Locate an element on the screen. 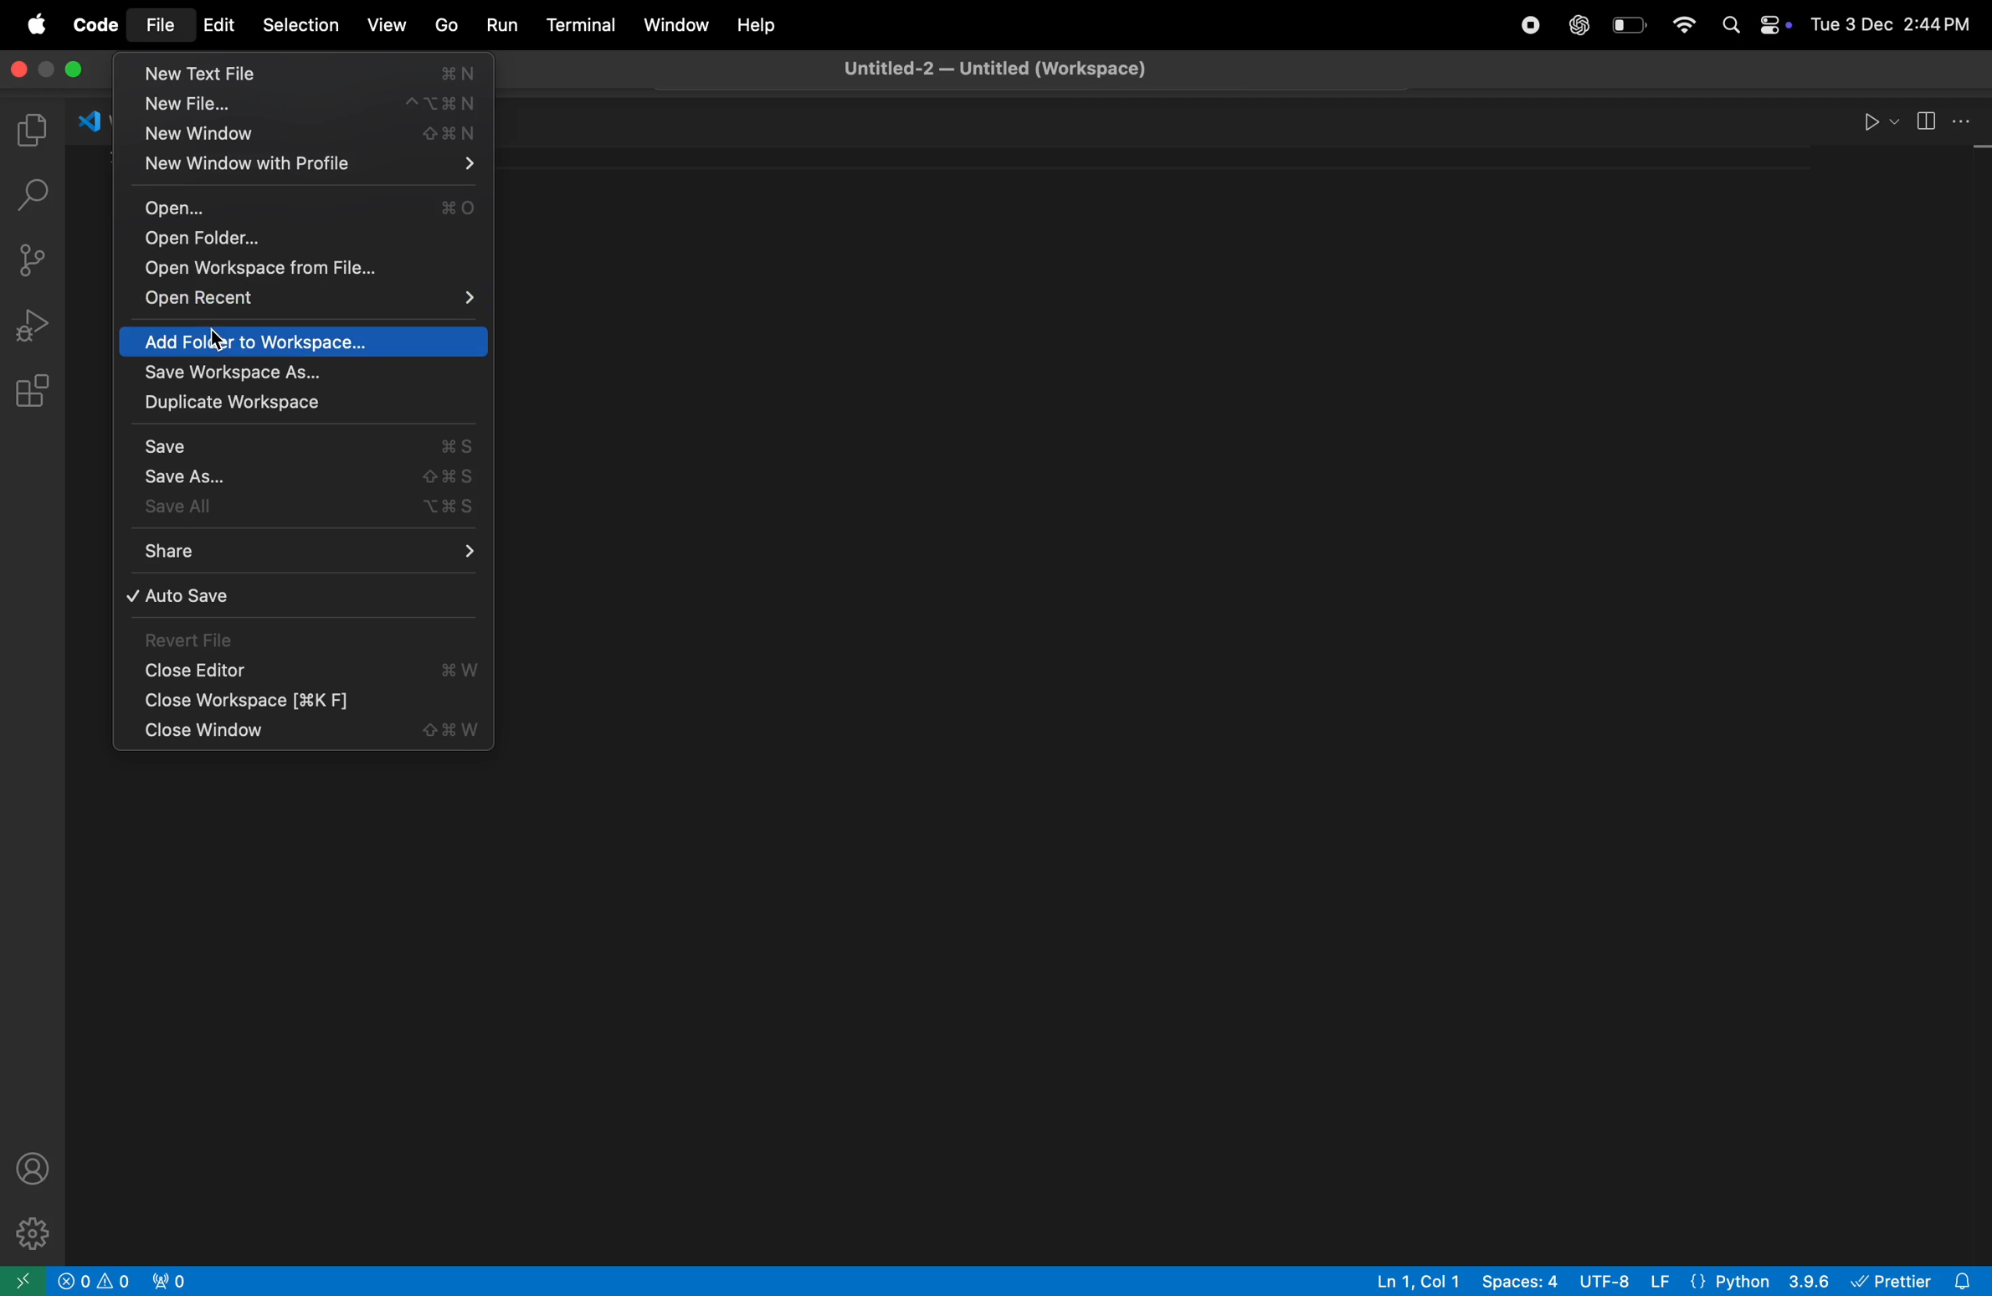  apple widgets is located at coordinates (1751, 23).